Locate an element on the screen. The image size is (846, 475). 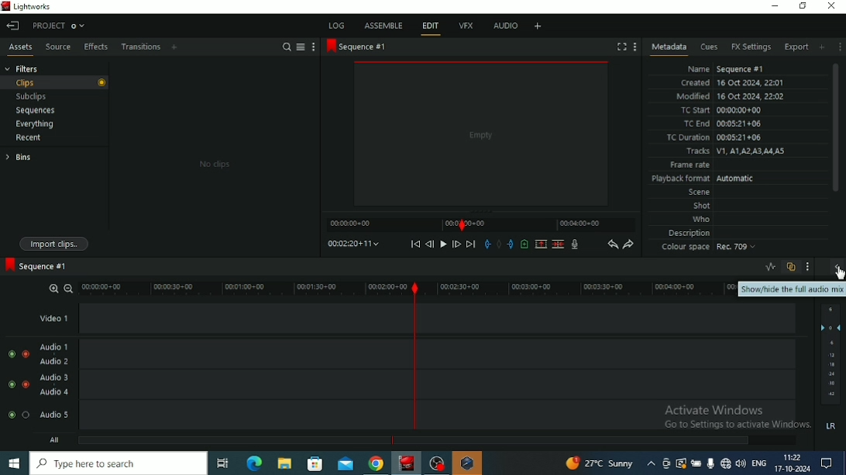
Task View is located at coordinates (223, 463).